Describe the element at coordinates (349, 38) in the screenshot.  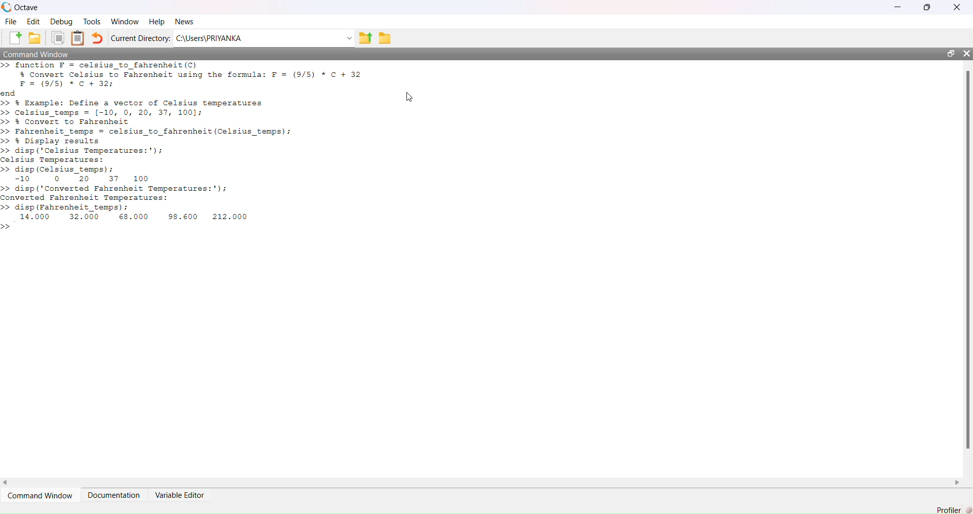
I see `Enter directory name` at that location.